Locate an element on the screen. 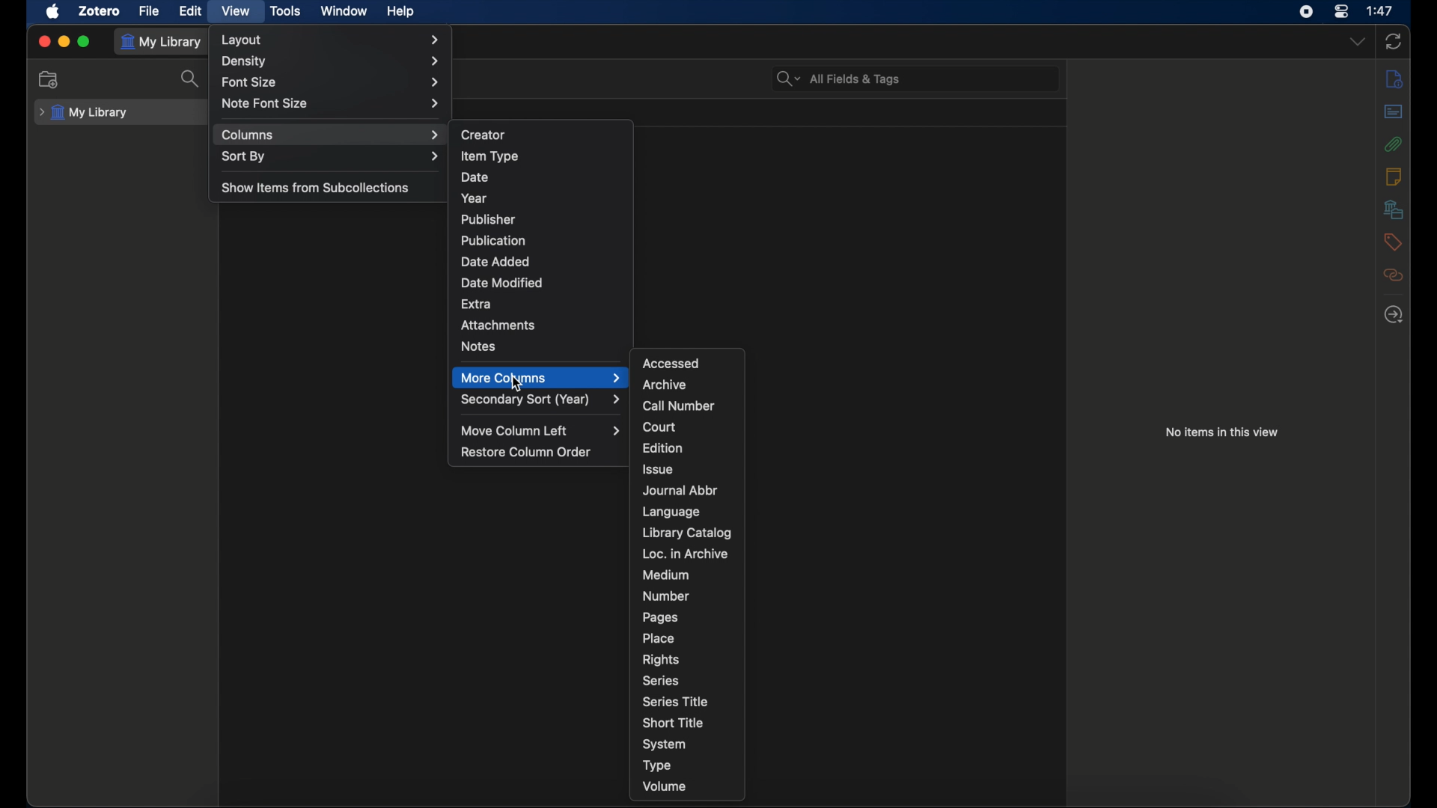  edition is located at coordinates (664, 448).